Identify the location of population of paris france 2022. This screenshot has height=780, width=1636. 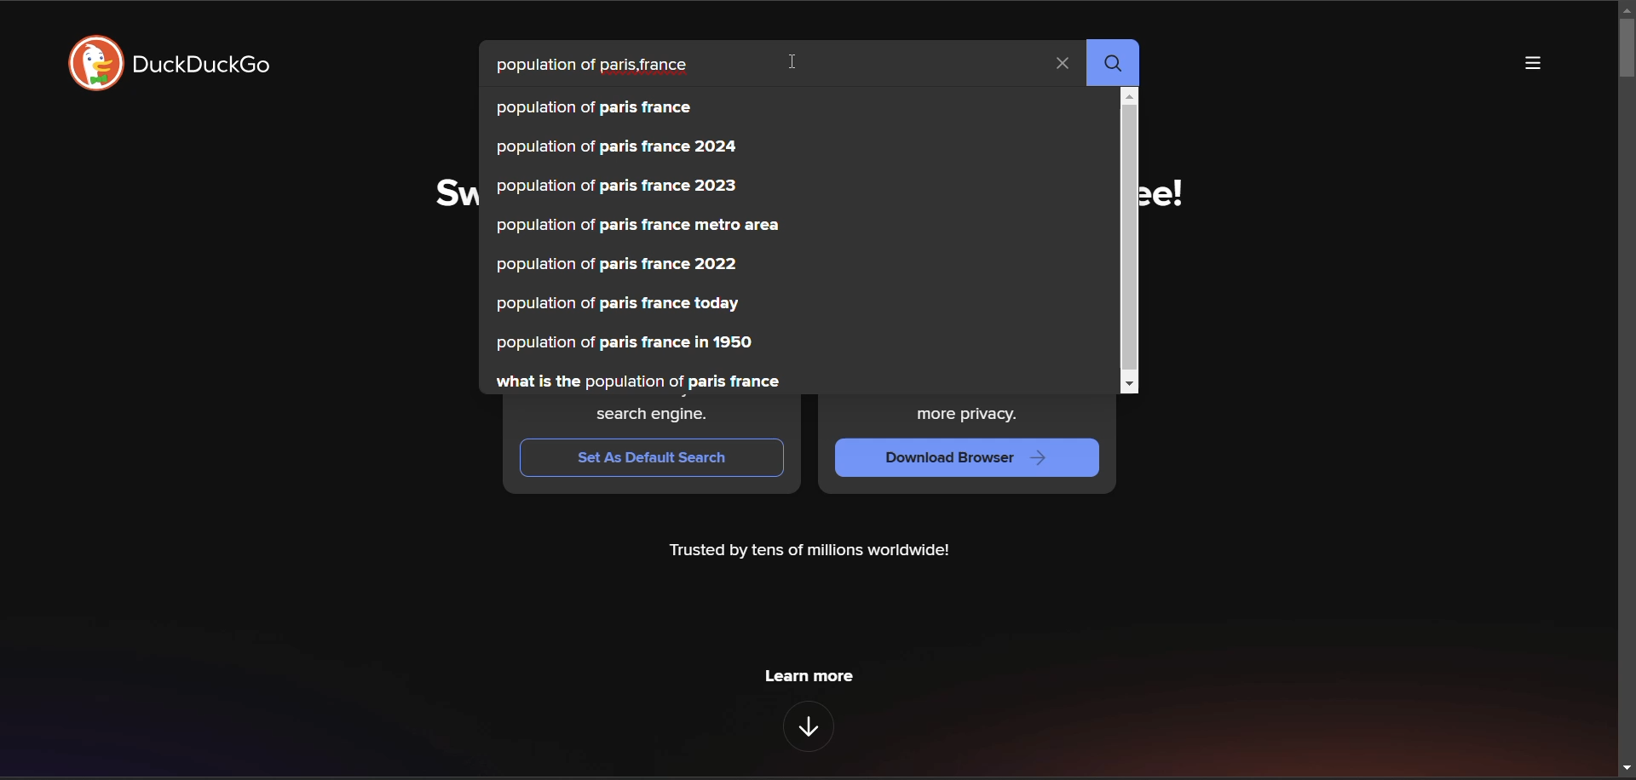
(619, 267).